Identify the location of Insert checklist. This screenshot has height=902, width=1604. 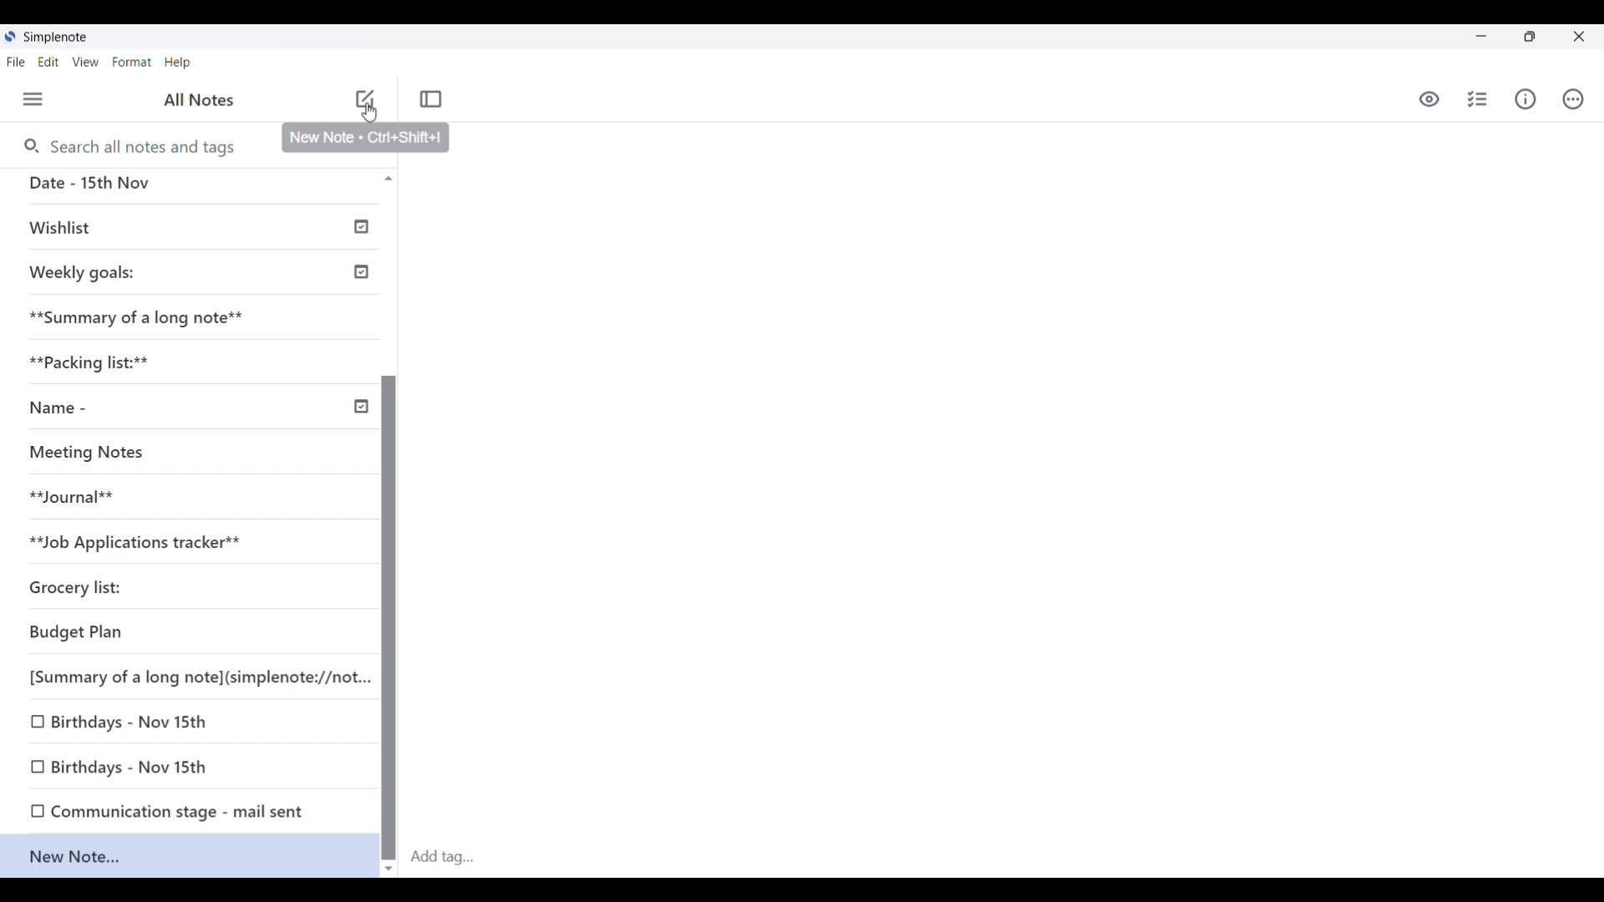
(1477, 99).